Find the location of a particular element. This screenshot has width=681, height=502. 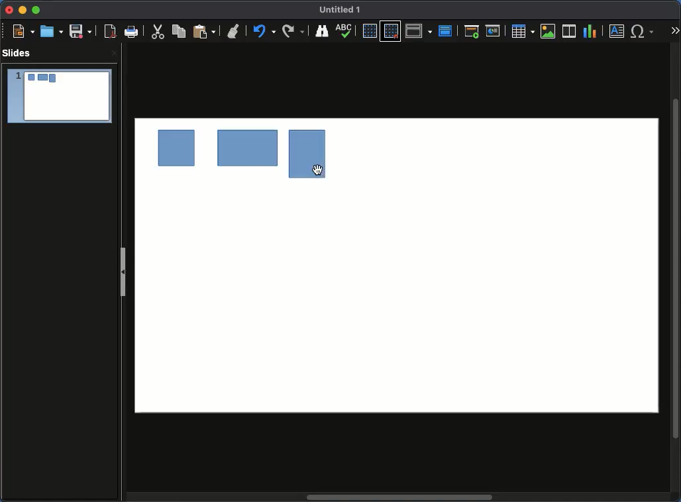

Minimize is located at coordinates (23, 11).